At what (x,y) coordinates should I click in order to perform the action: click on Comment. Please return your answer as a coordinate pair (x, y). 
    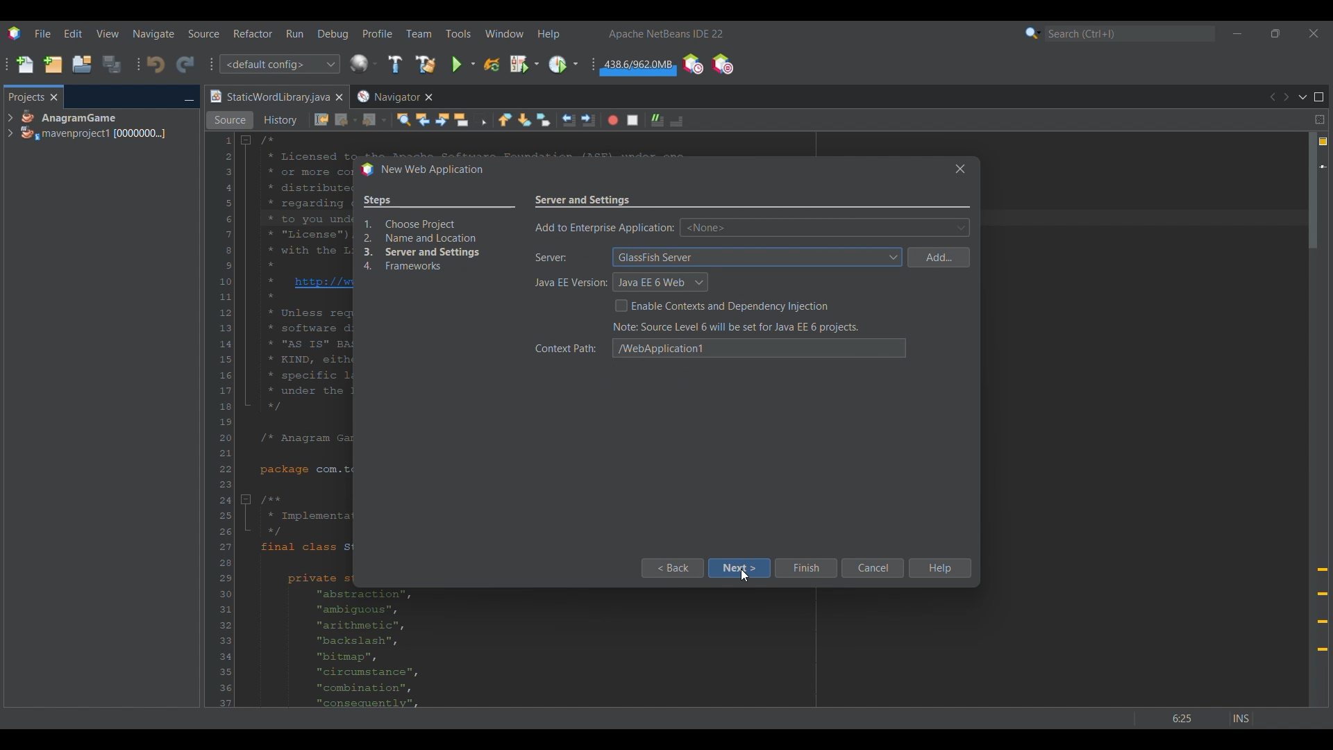
    Looking at the image, I should click on (676, 121).